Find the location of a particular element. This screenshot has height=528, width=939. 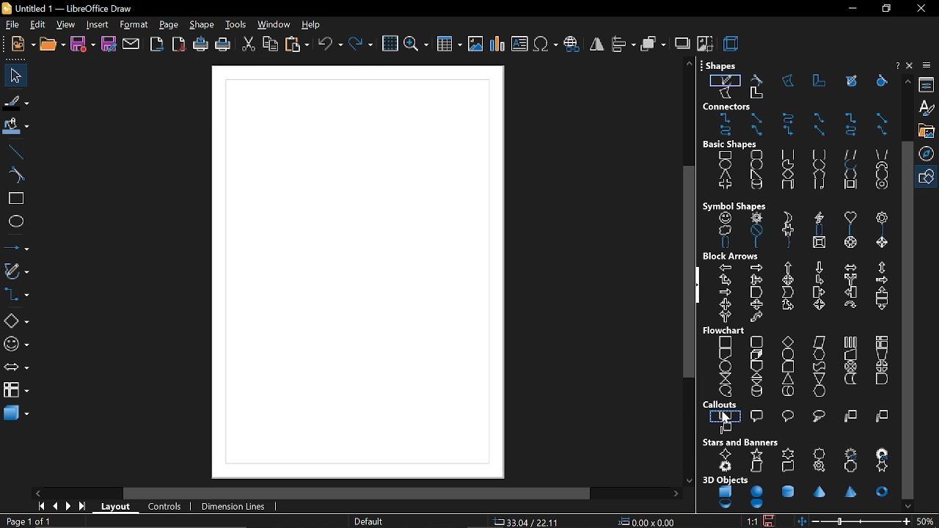

export as pdf is located at coordinates (180, 45).